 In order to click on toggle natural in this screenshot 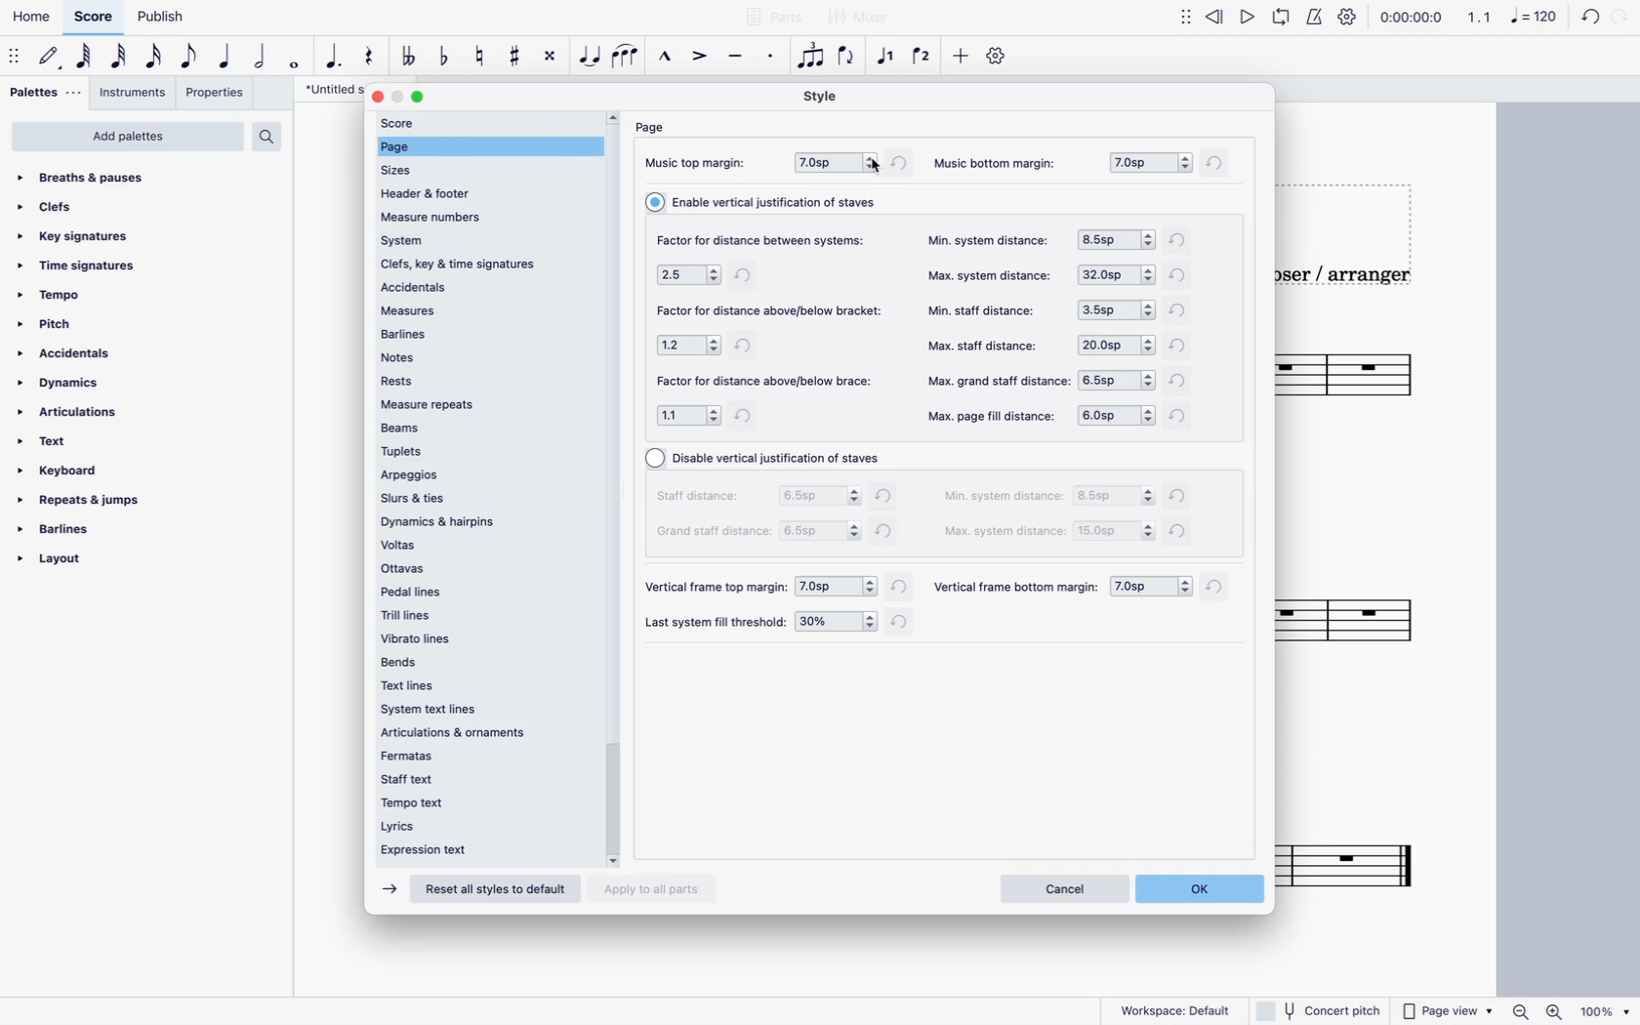, I will do `click(479, 55)`.